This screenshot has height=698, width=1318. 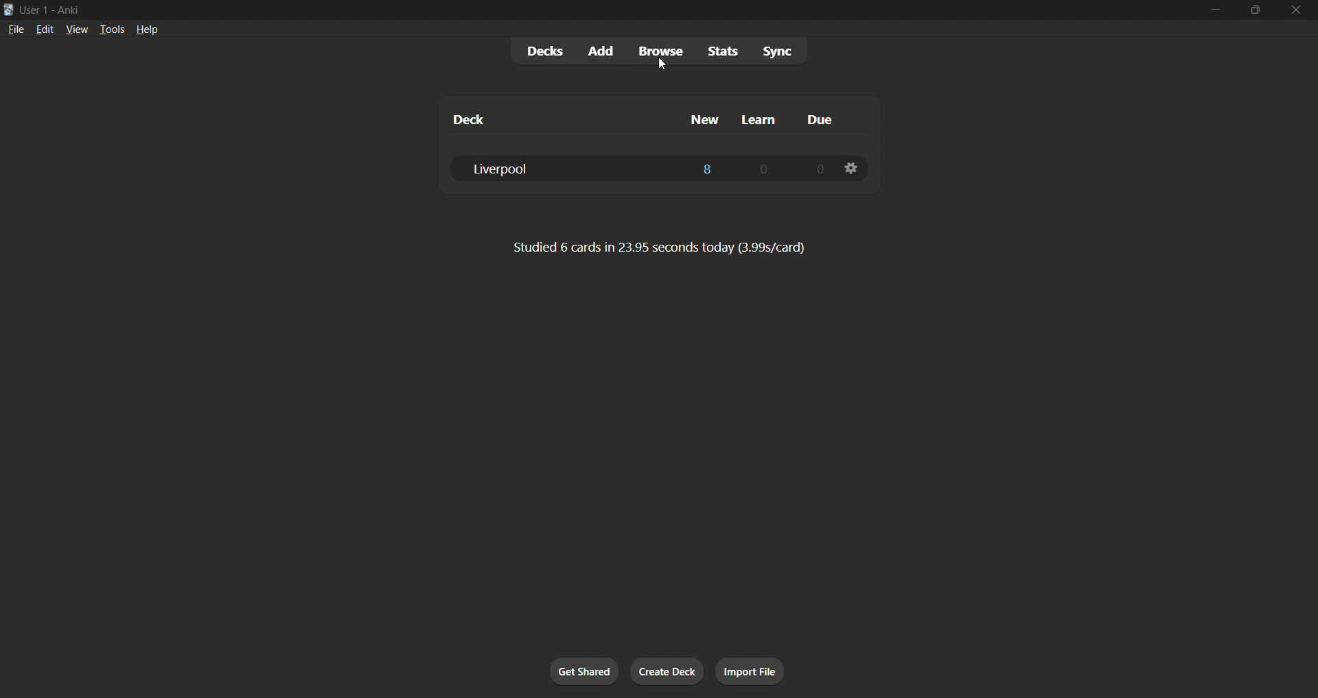 What do you see at coordinates (502, 168) in the screenshot?
I see `liverpool` at bounding box center [502, 168].